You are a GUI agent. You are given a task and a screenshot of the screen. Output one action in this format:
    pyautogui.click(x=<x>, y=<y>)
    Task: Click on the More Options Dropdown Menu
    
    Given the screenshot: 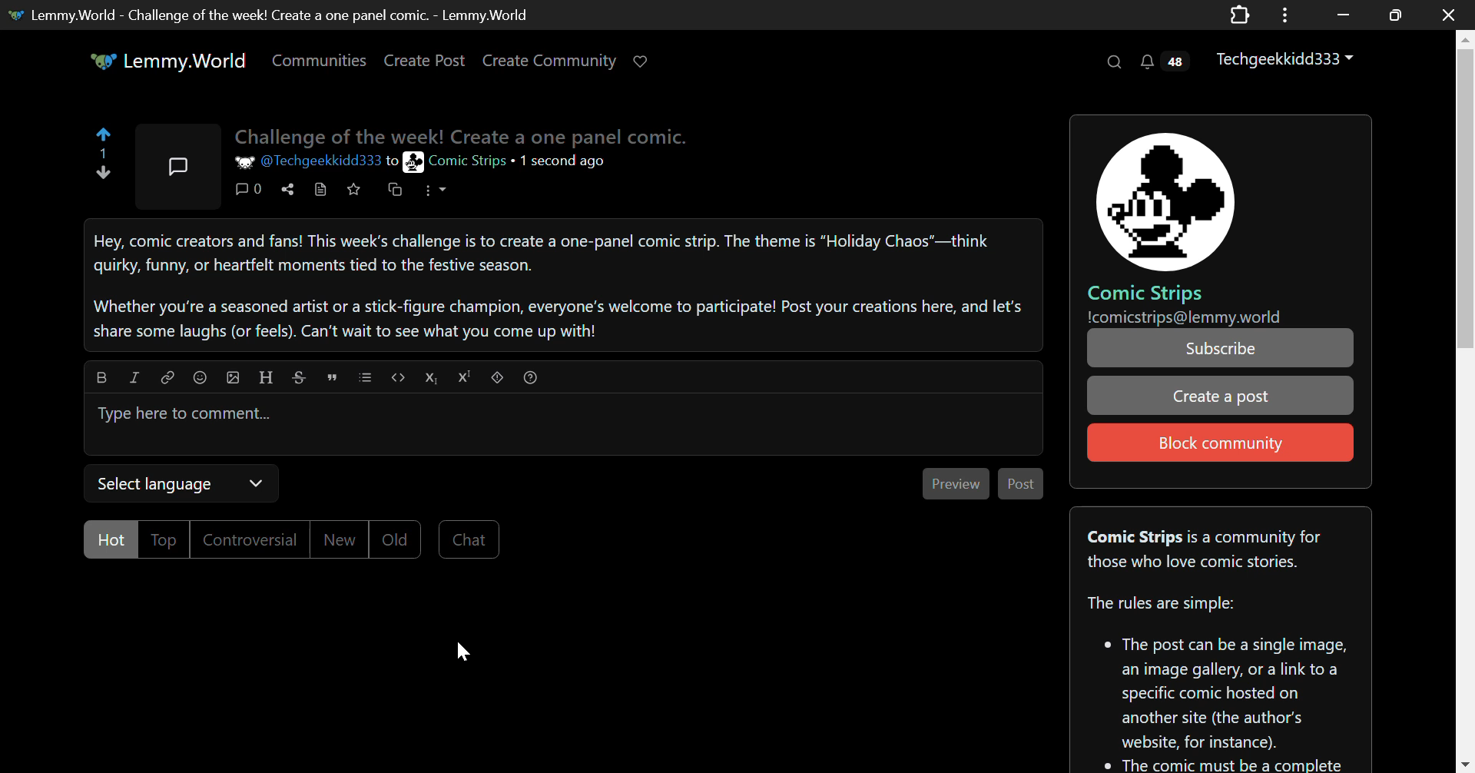 What is the action you would take?
    pyautogui.click(x=439, y=192)
    